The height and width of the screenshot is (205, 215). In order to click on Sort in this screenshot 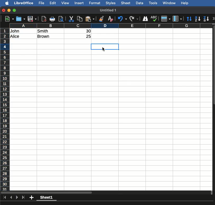, I will do `click(189, 19)`.